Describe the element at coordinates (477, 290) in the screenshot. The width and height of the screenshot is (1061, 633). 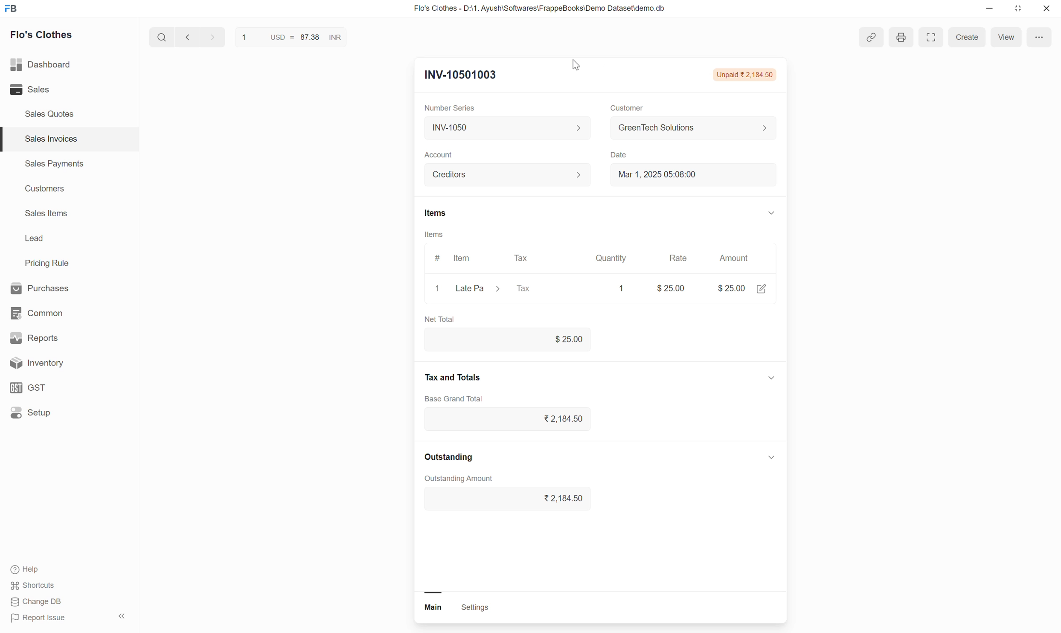
I see `Select item` at that location.